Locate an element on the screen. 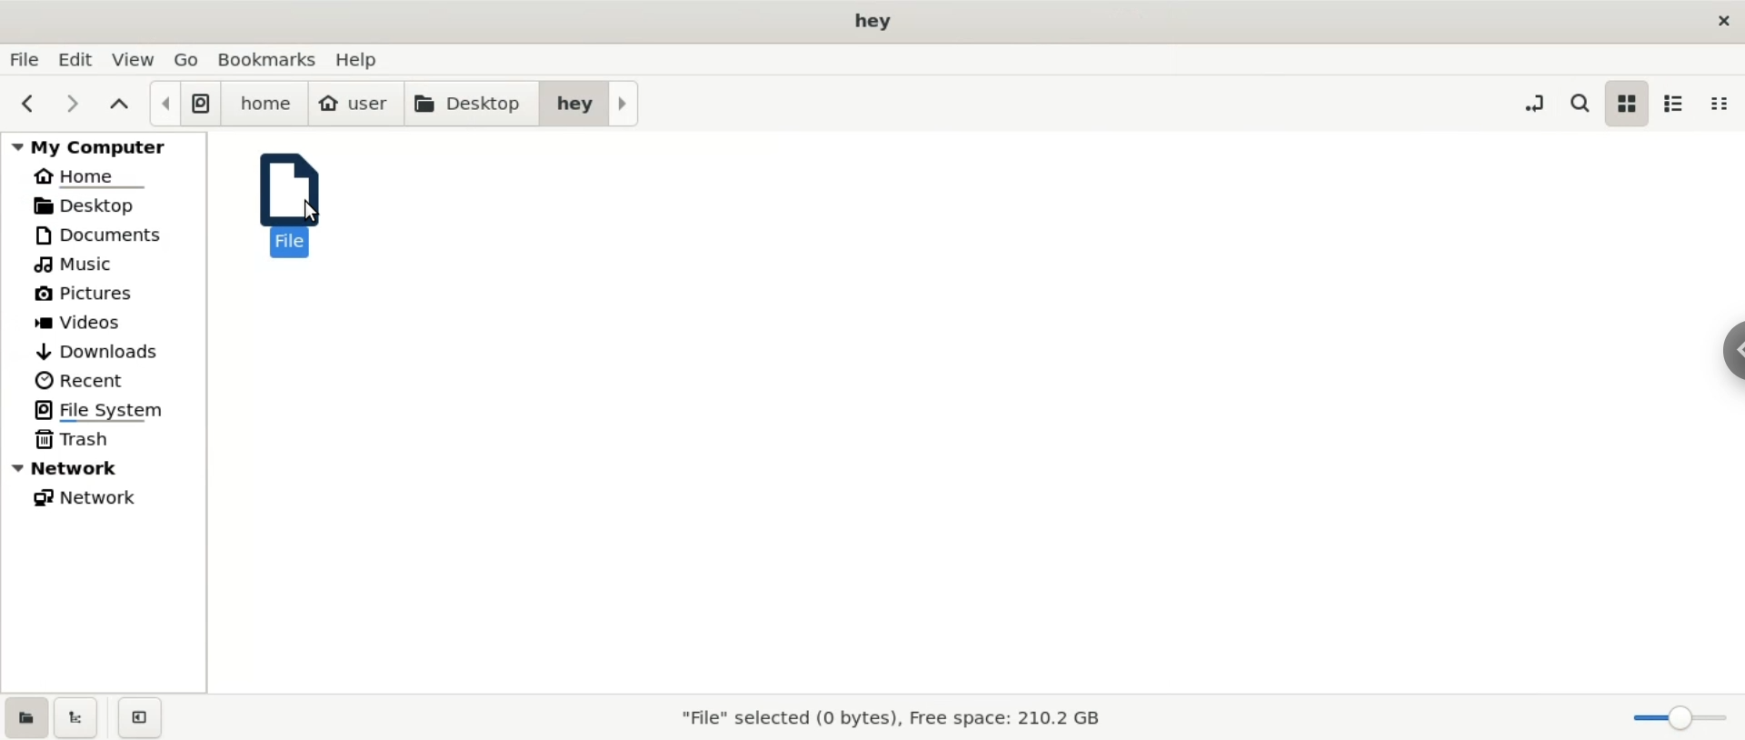 This screenshot has width=1745, height=740. show treeview is located at coordinates (77, 717).